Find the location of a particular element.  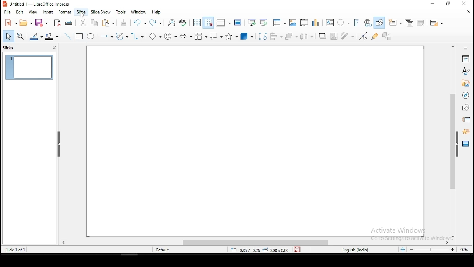

callout shapes is located at coordinates (216, 36).